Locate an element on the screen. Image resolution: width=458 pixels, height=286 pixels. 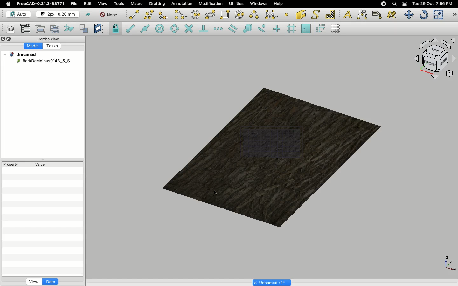
Navigation styles is located at coordinates (434, 60).